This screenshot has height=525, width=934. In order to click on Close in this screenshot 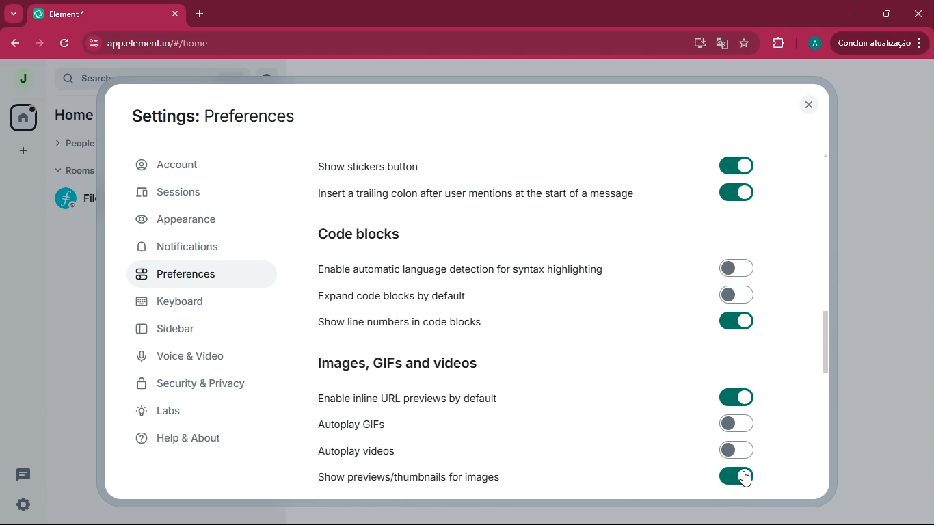, I will do `click(919, 14)`.